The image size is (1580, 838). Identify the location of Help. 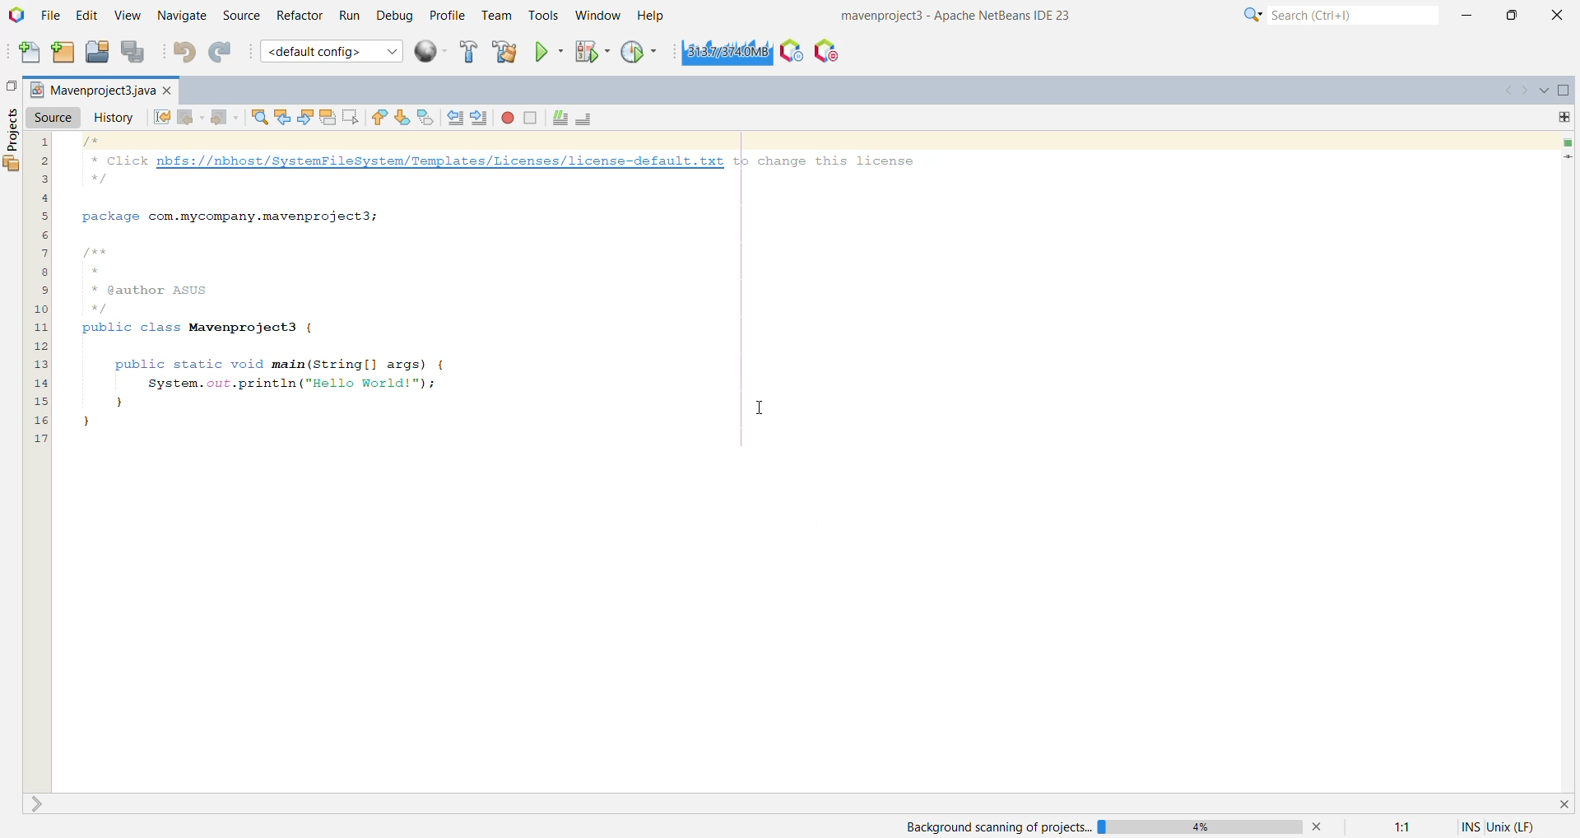
(651, 16).